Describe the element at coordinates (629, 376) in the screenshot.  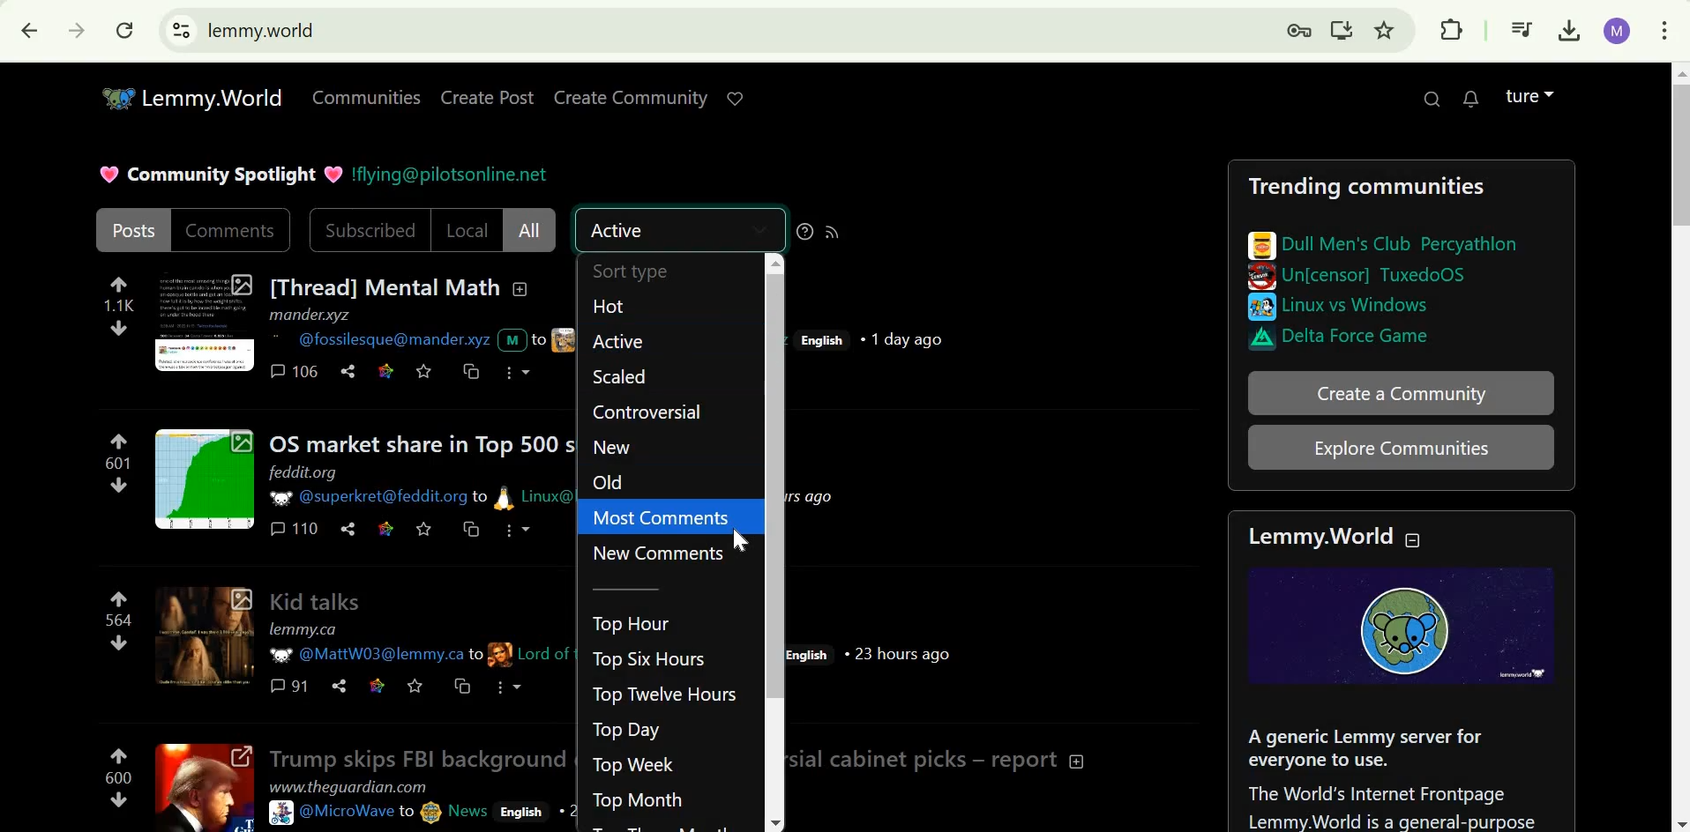
I see `Scaled` at that location.